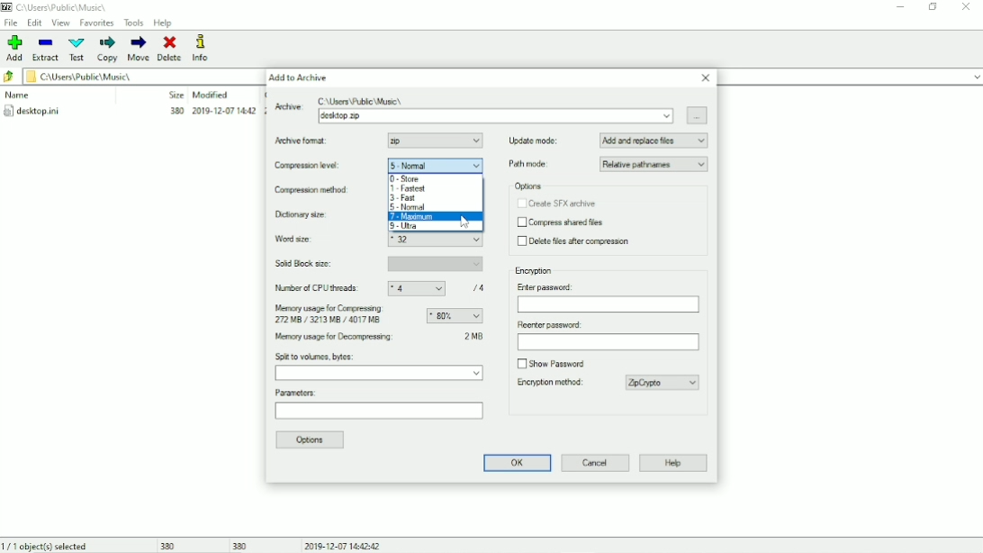 This screenshot has height=553, width=983. What do you see at coordinates (607, 297) in the screenshot?
I see `Enter password` at bounding box center [607, 297].